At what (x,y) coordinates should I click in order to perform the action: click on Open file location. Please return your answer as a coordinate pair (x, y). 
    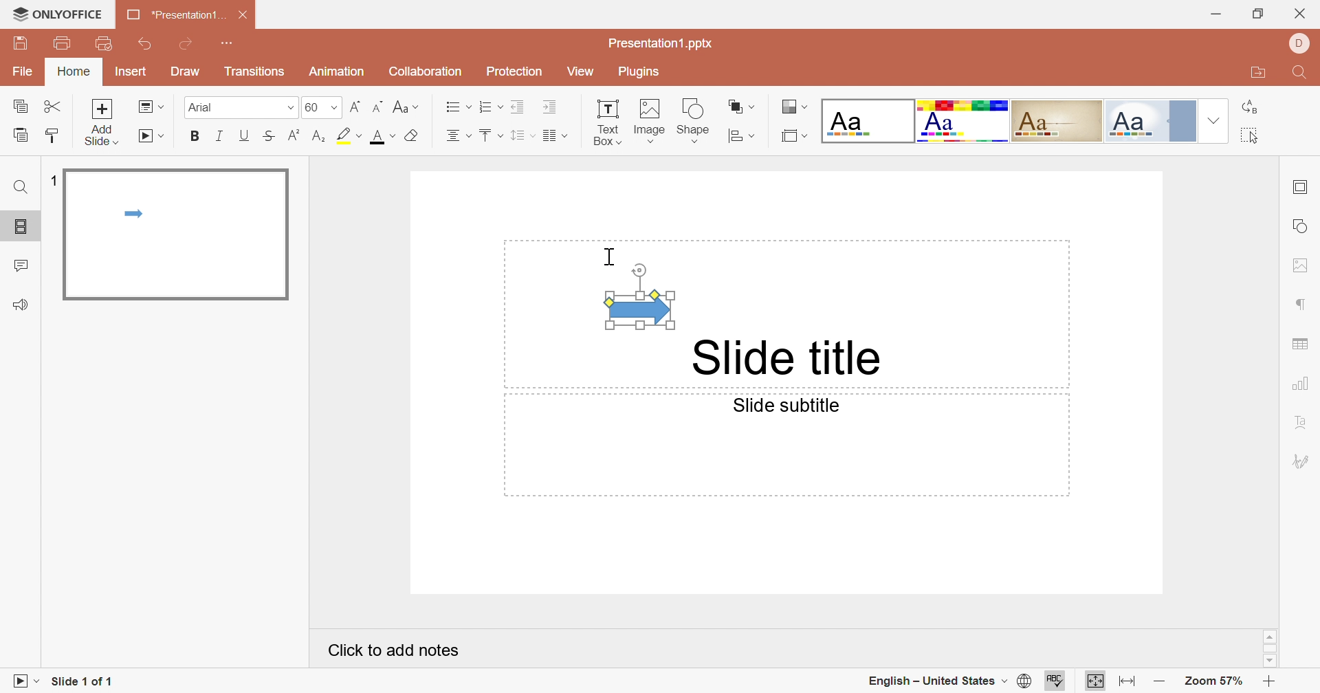
    Looking at the image, I should click on (1258, 70).